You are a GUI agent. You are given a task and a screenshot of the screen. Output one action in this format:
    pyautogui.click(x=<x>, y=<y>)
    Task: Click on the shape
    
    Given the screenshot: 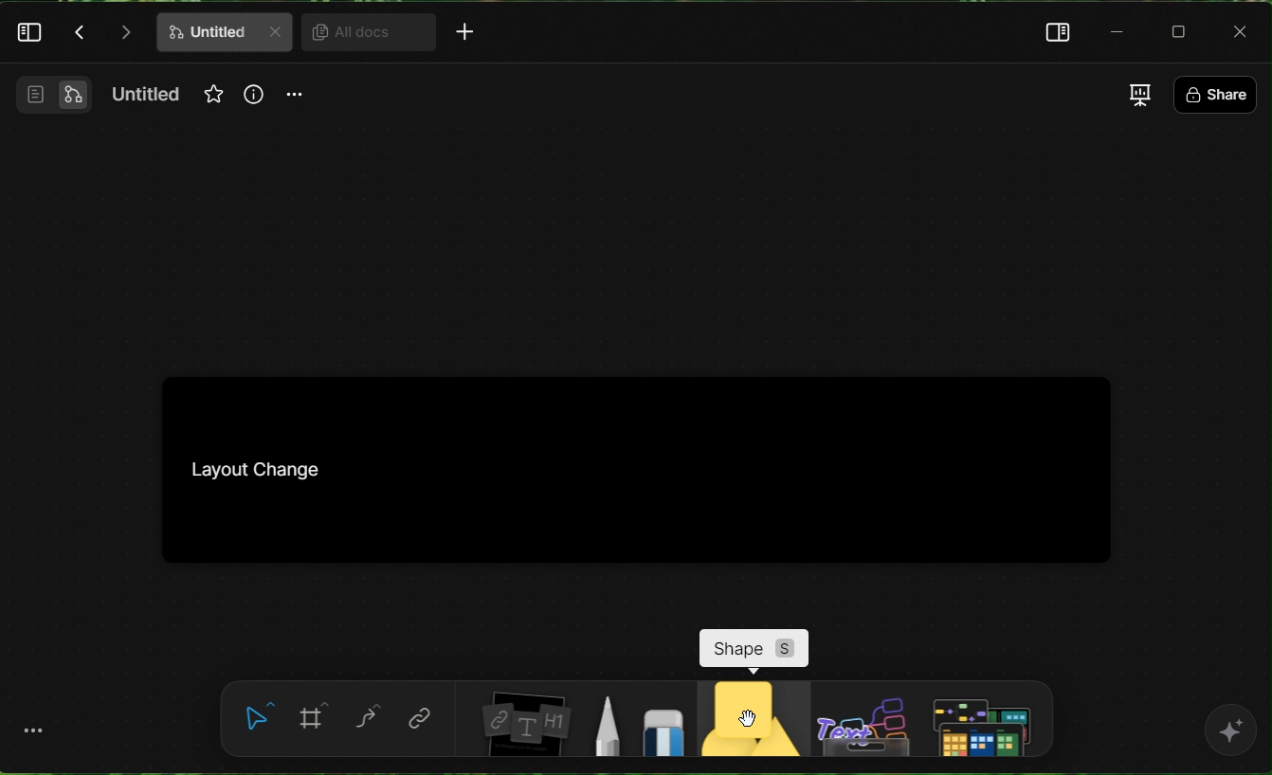 What is the action you would take?
    pyautogui.click(x=748, y=720)
    